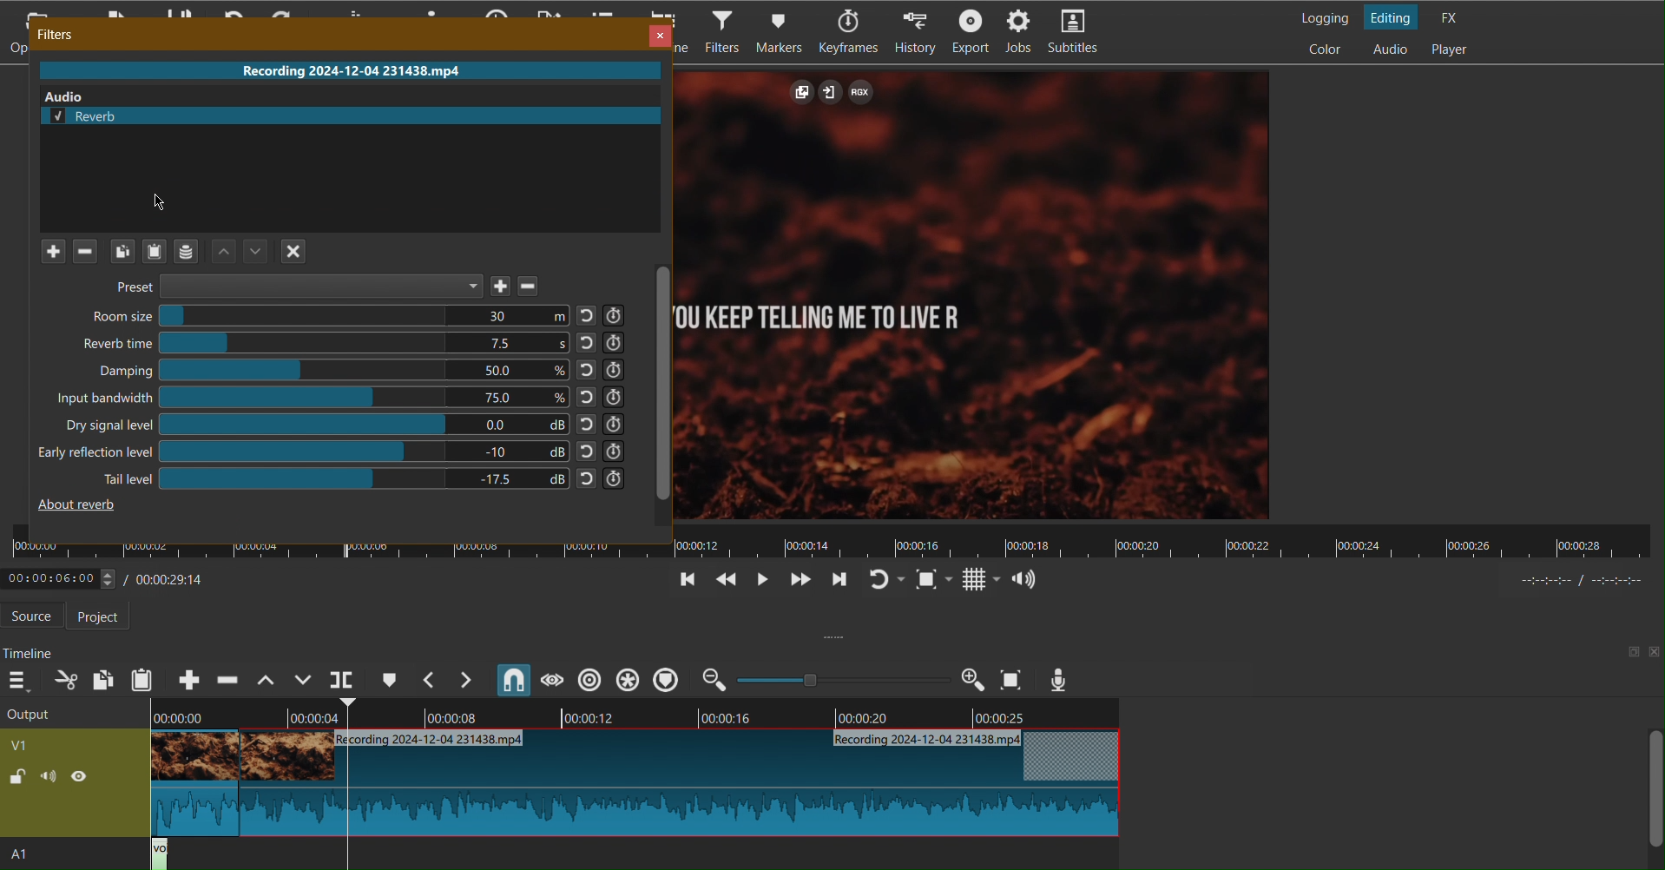 The image size is (1665, 870). I want to click on Reverb Size, so click(355, 344).